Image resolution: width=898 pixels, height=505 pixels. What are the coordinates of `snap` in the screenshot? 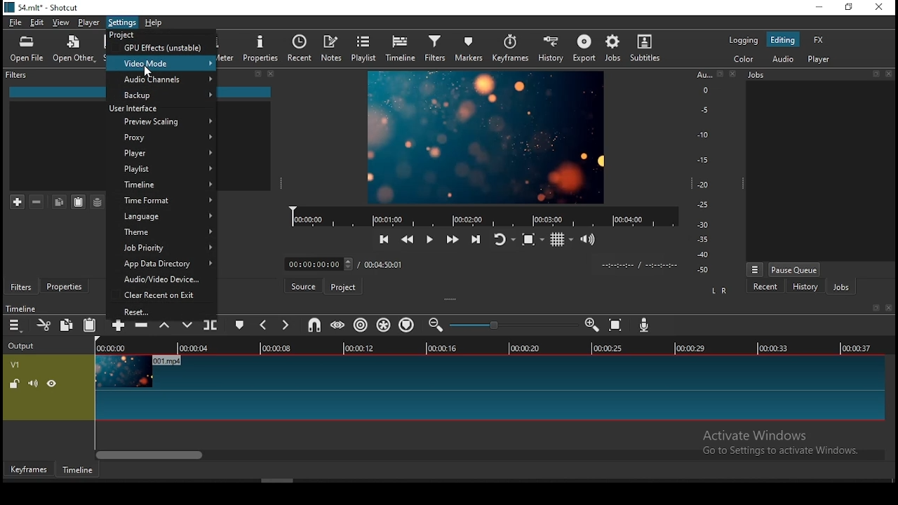 It's located at (314, 325).